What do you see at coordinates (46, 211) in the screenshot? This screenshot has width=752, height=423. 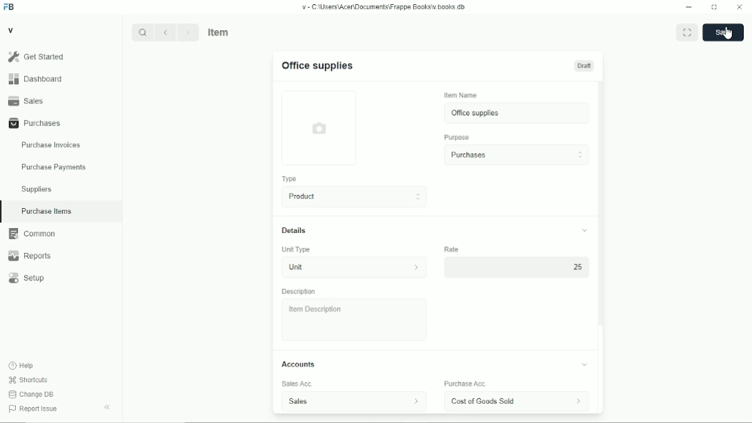 I see `purchase items` at bounding box center [46, 211].